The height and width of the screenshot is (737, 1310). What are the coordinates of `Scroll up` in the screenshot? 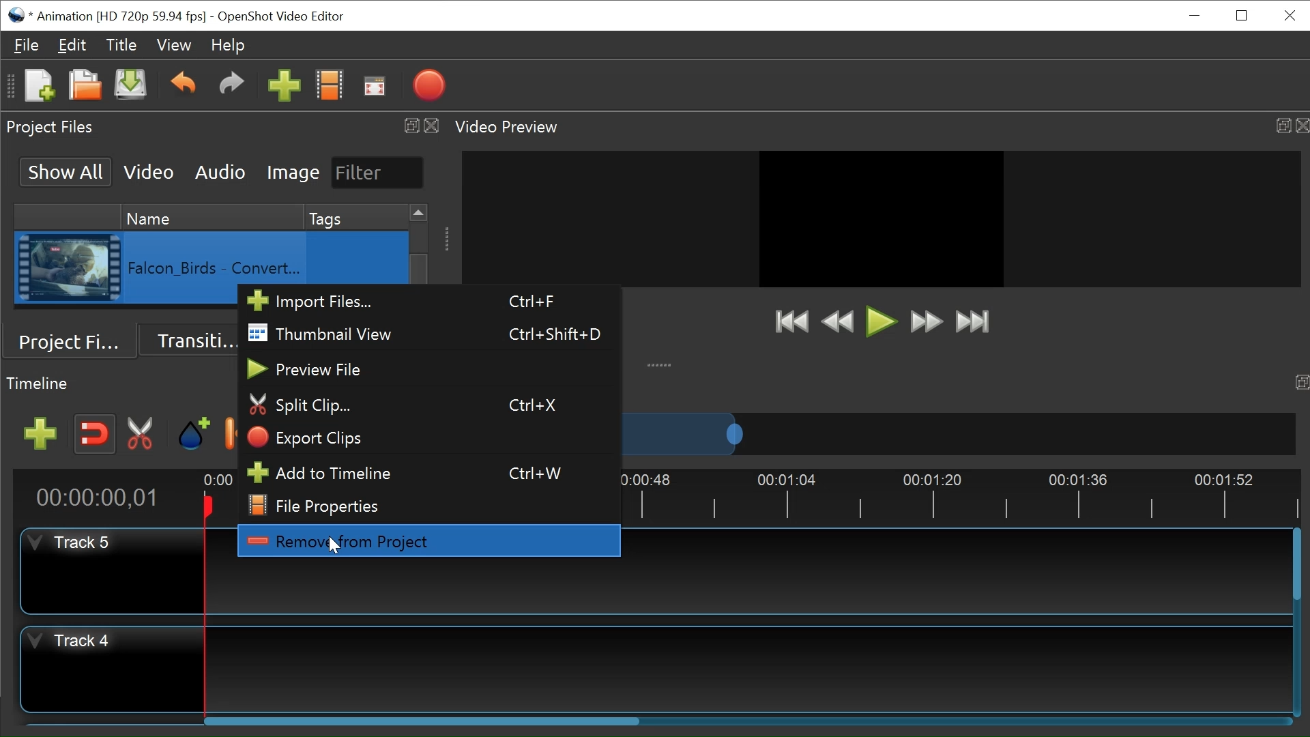 It's located at (420, 213).